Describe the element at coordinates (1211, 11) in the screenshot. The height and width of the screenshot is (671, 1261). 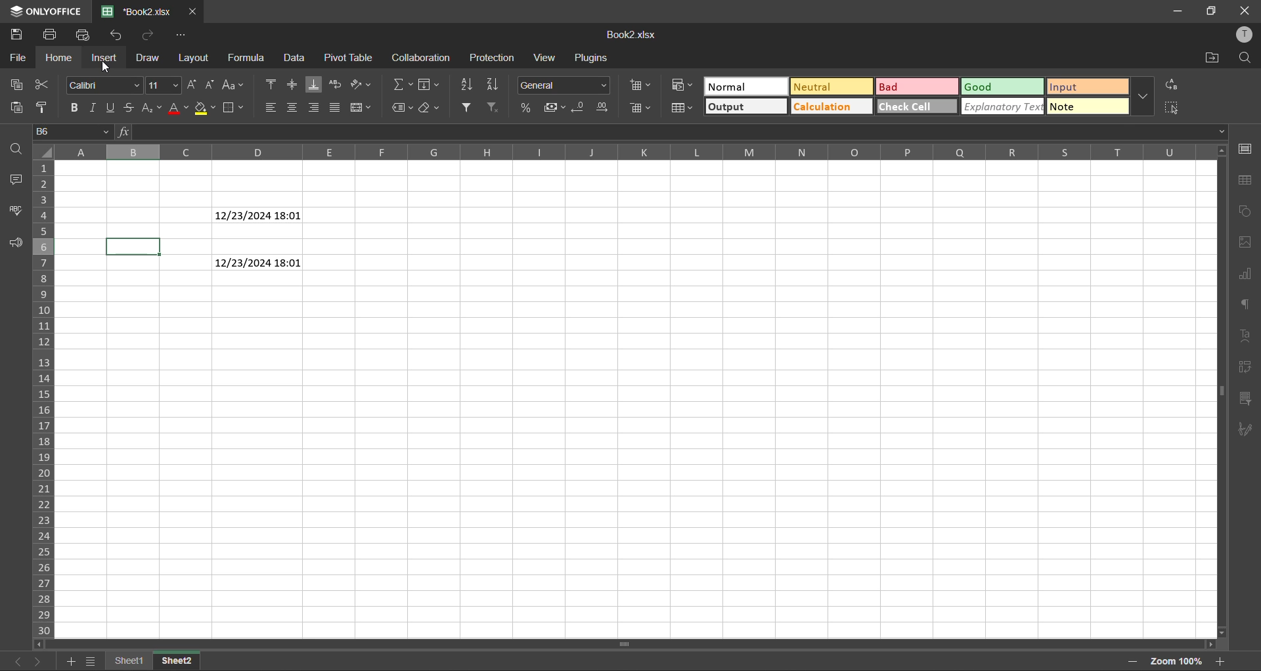
I see `maximize` at that location.